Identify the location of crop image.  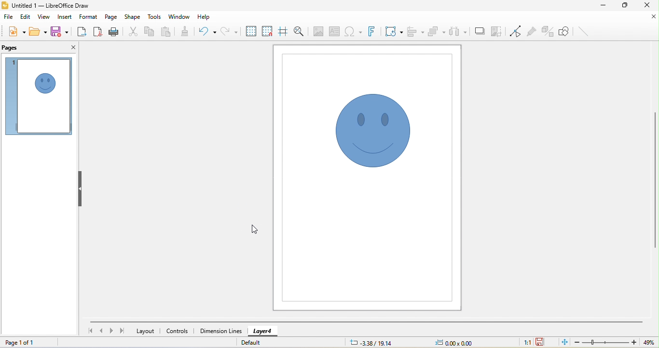
(497, 30).